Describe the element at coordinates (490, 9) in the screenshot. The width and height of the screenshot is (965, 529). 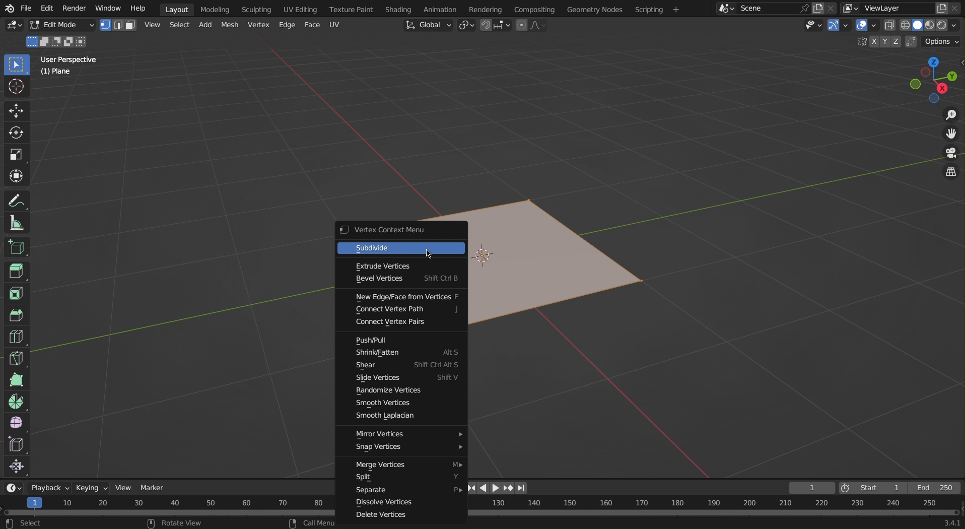
I see `Rendering` at that location.